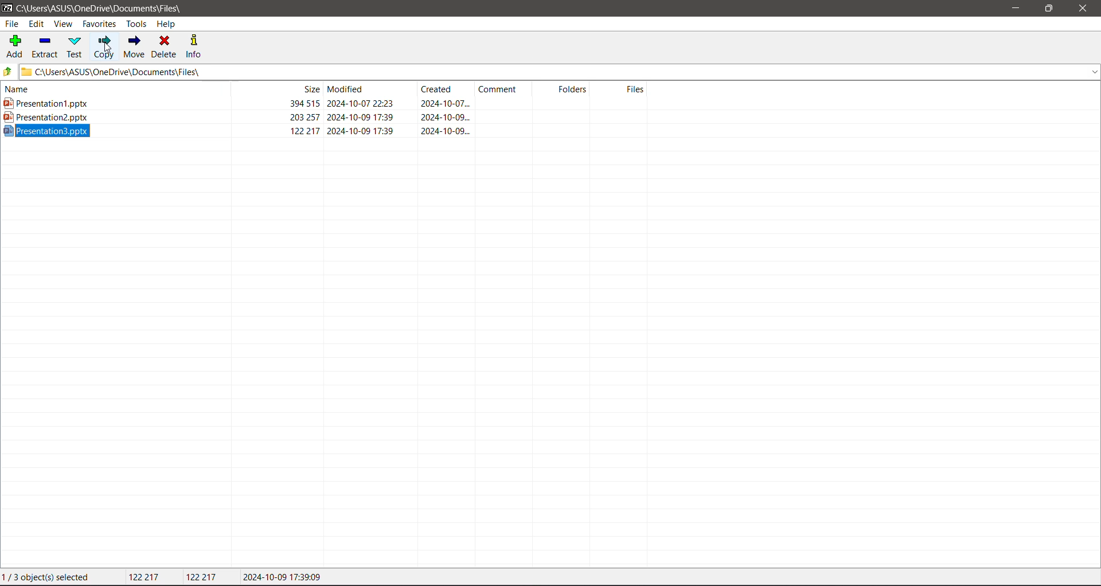 This screenshot has width=1101, height=586. I want to click on Folders, so click(566, 89).